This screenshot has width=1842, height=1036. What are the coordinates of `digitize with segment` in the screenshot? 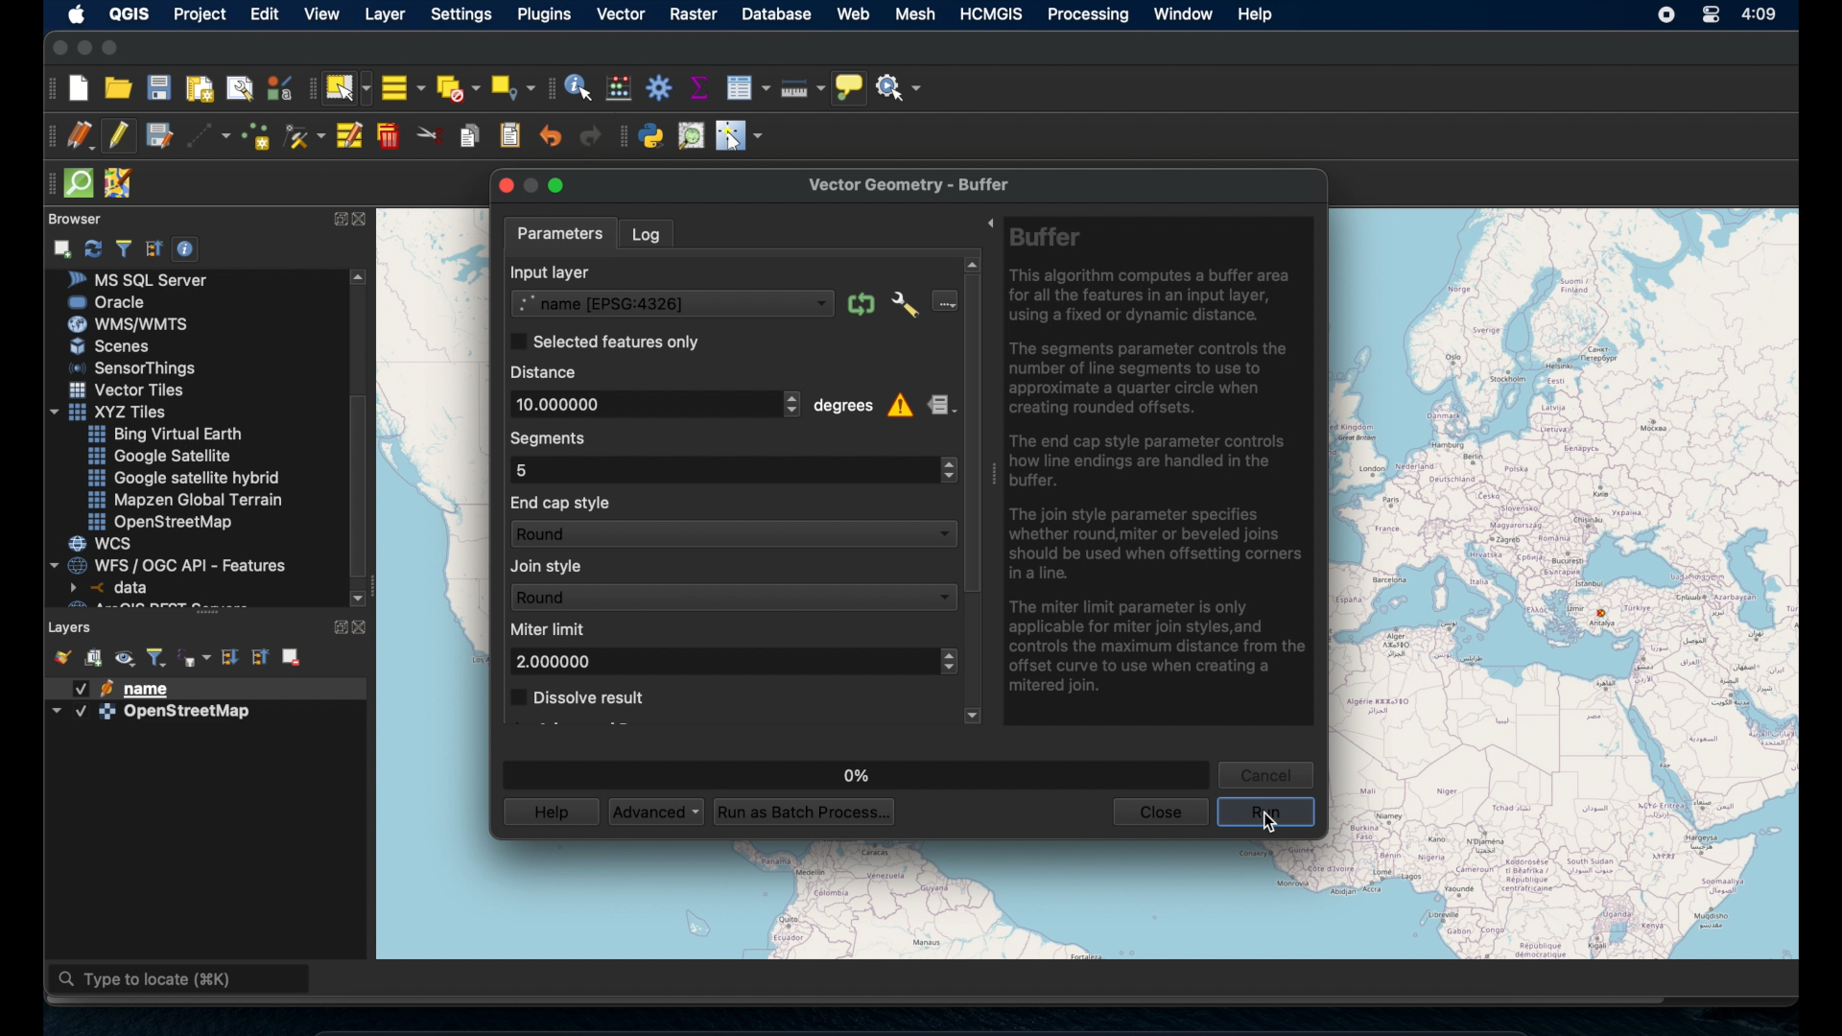 It's located at (209, 136).